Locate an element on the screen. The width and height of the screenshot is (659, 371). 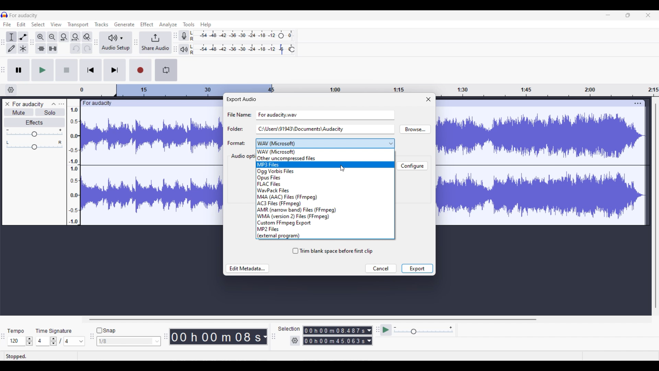
Generate menu is located at coordinates (124, 24).